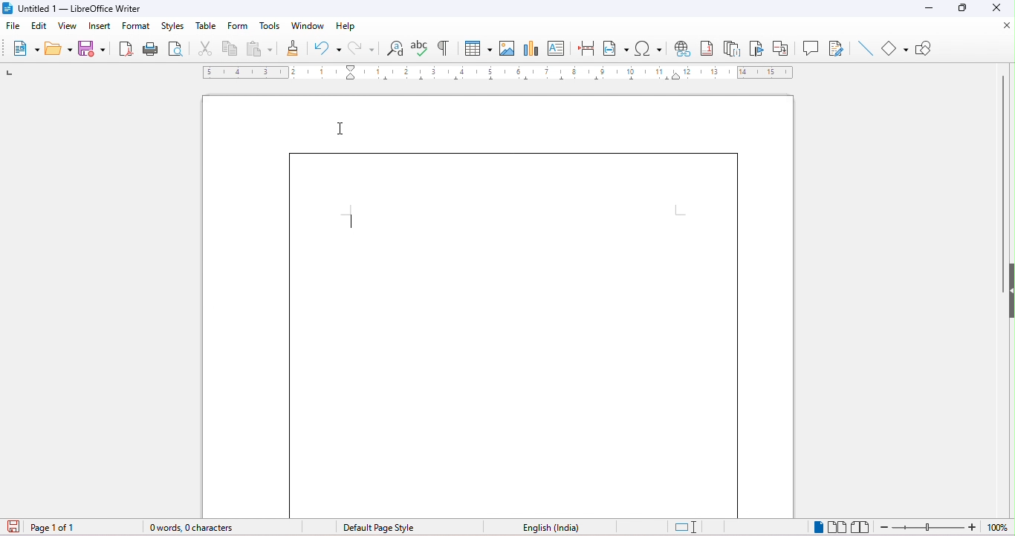 This screenshot has height=536, width=1015. Describe the element at coordinates (124, 49) in the screenshot. I see `export direct as pdf` at that location.